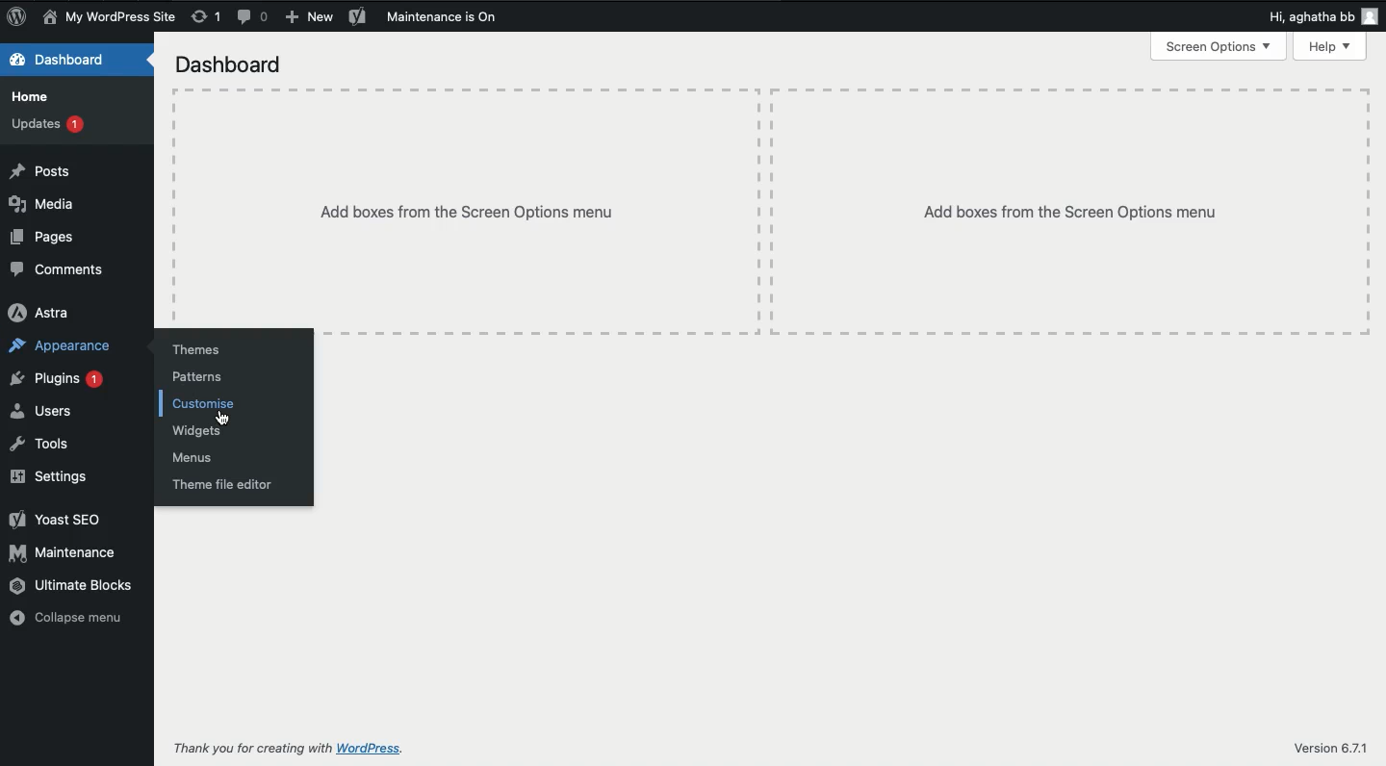 The image size is (1386, 766). I want to click on Yoast , so click(55, 521).